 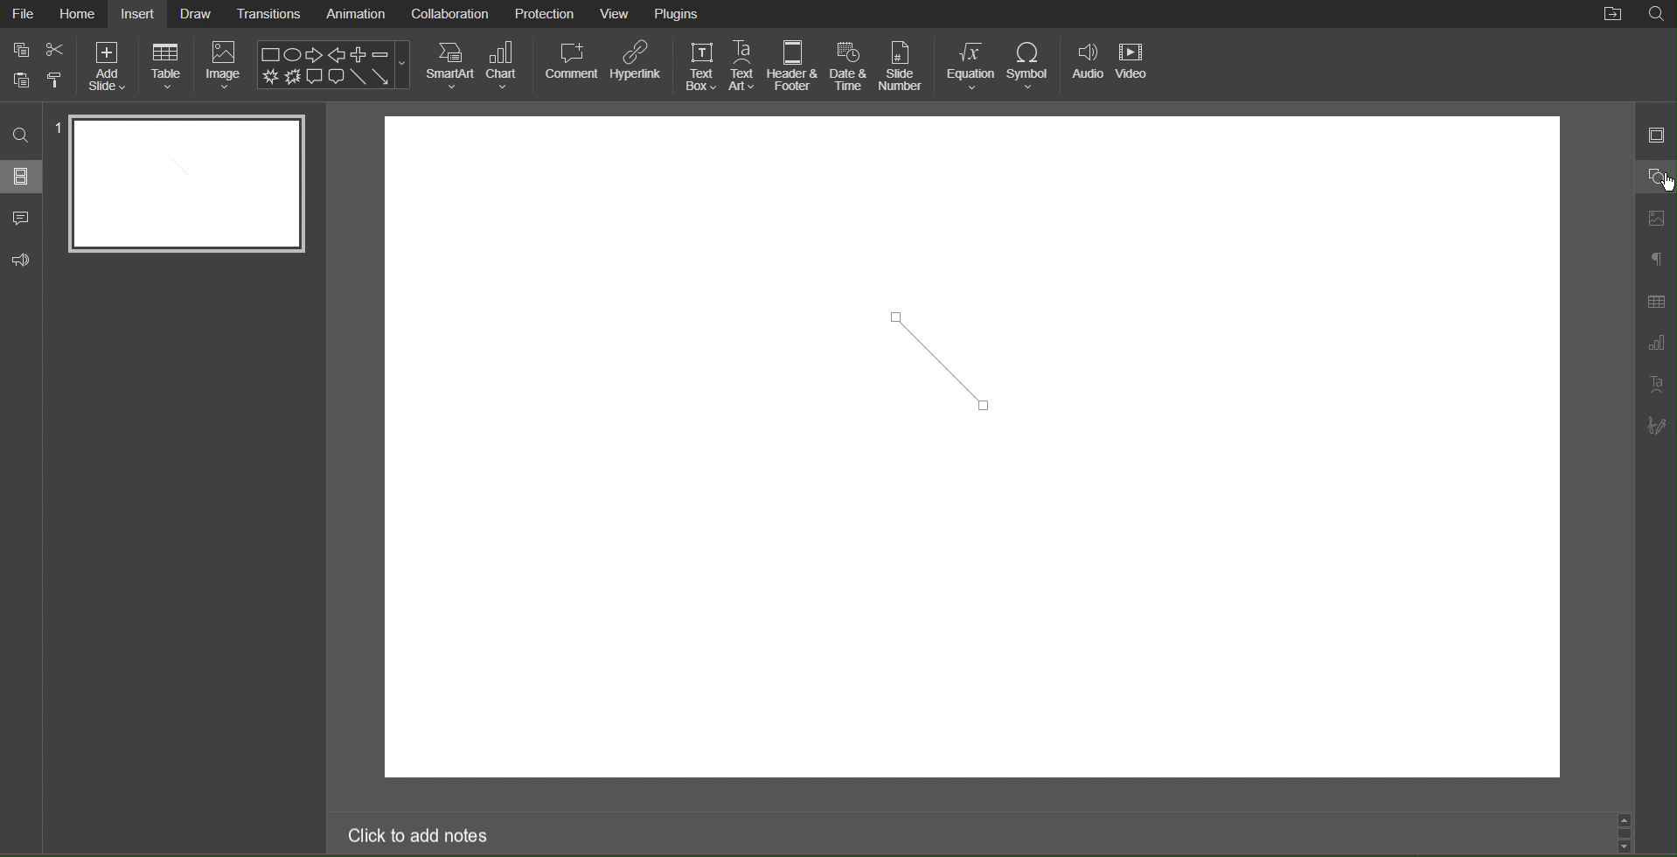 I want to click on Slide 1, so click(x=186, y=185).